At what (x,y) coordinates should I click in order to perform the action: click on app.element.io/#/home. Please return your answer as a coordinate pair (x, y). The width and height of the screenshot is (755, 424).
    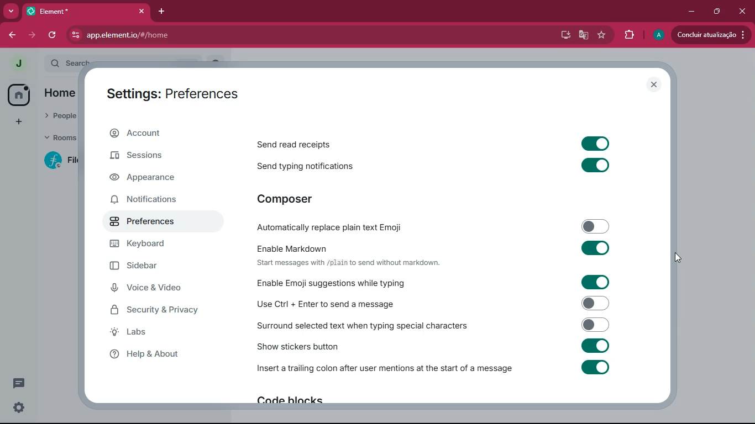
    Looking at the image, I should click on (202, 35).